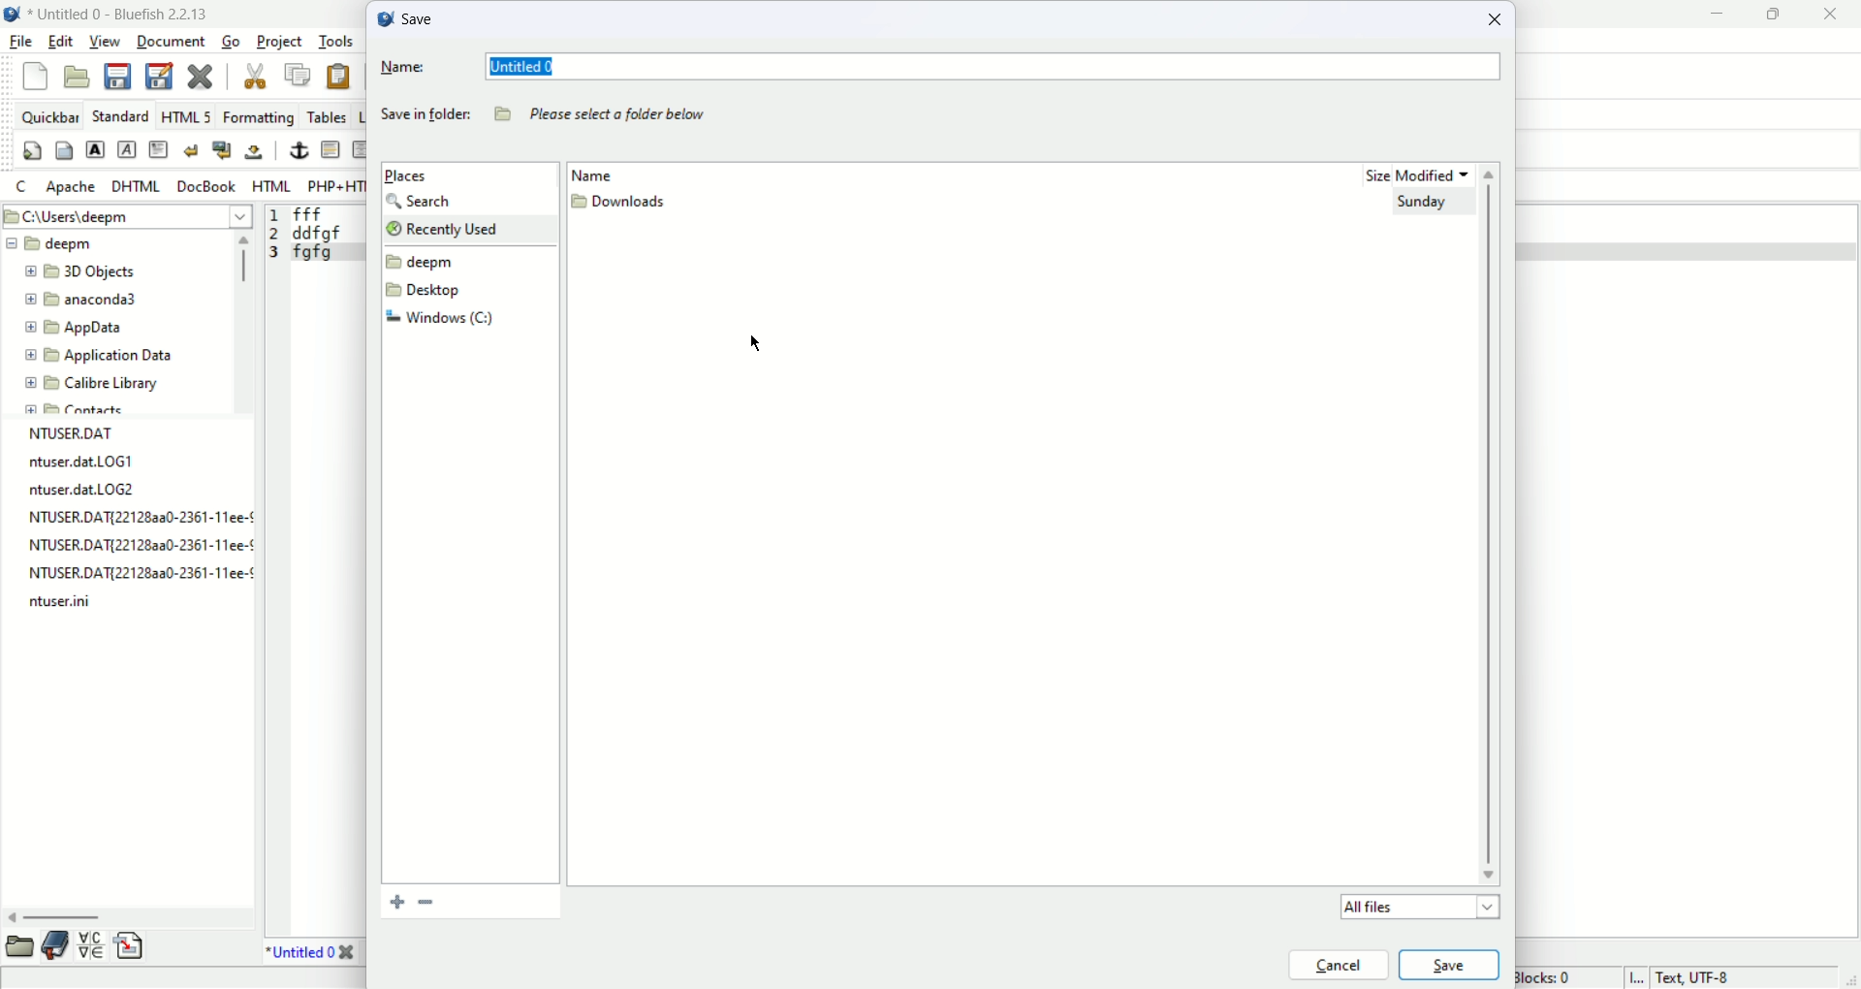 The height and width of the screenshot is (989, 1861). Describe the element at coordinates (1337, 963) in the screenshot. I see `cancel` at that location.